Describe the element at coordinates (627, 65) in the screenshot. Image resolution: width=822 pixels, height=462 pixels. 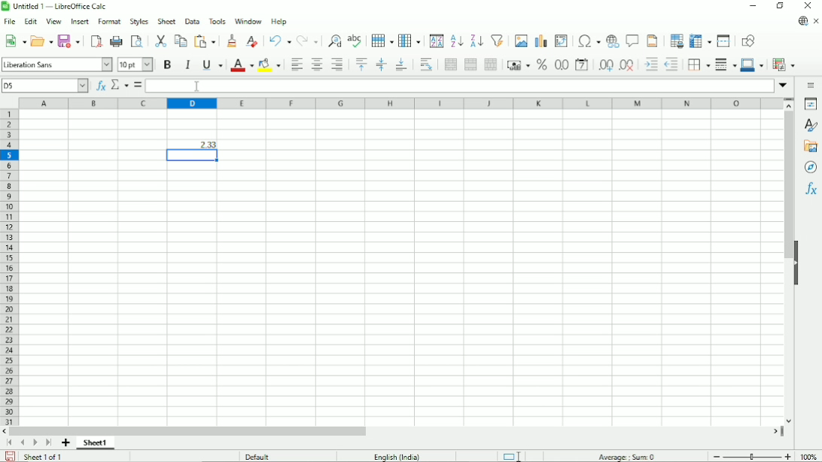
I see `Delete decimal place` at that location.